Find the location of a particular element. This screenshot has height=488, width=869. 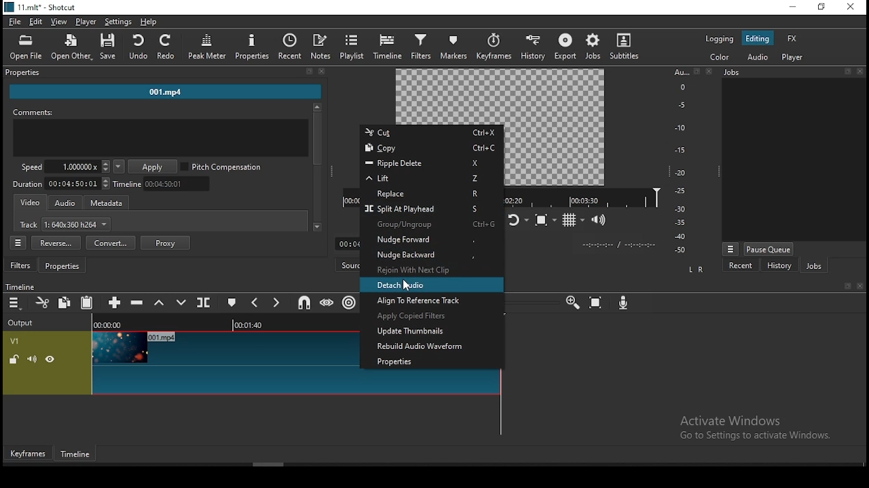

track duration is located at coordinates (62, 184).